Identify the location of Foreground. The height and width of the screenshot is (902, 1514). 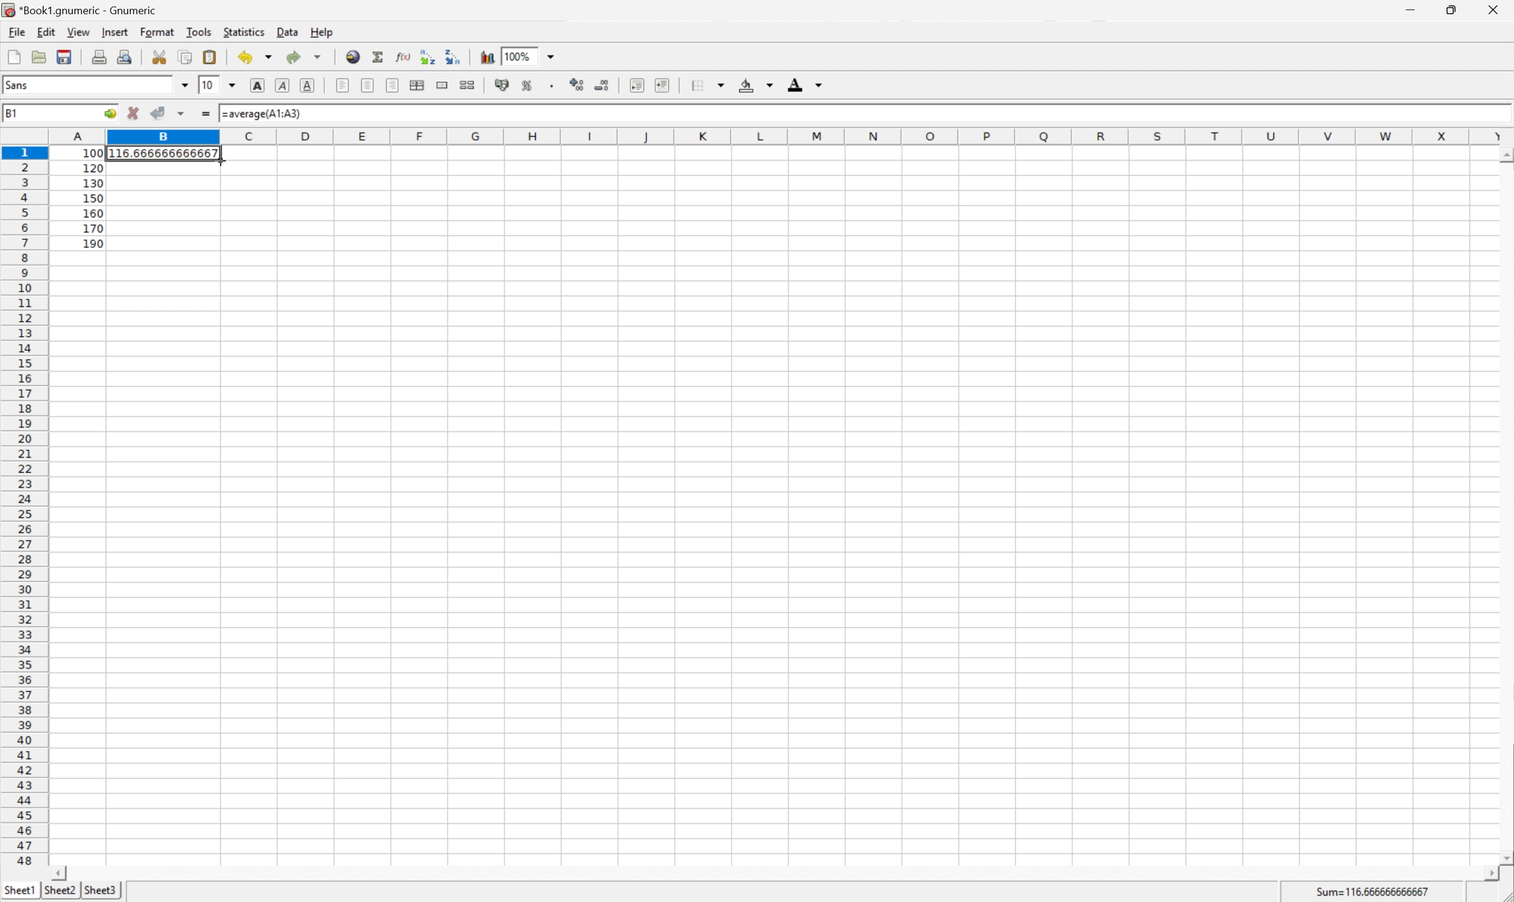
(804, 84).